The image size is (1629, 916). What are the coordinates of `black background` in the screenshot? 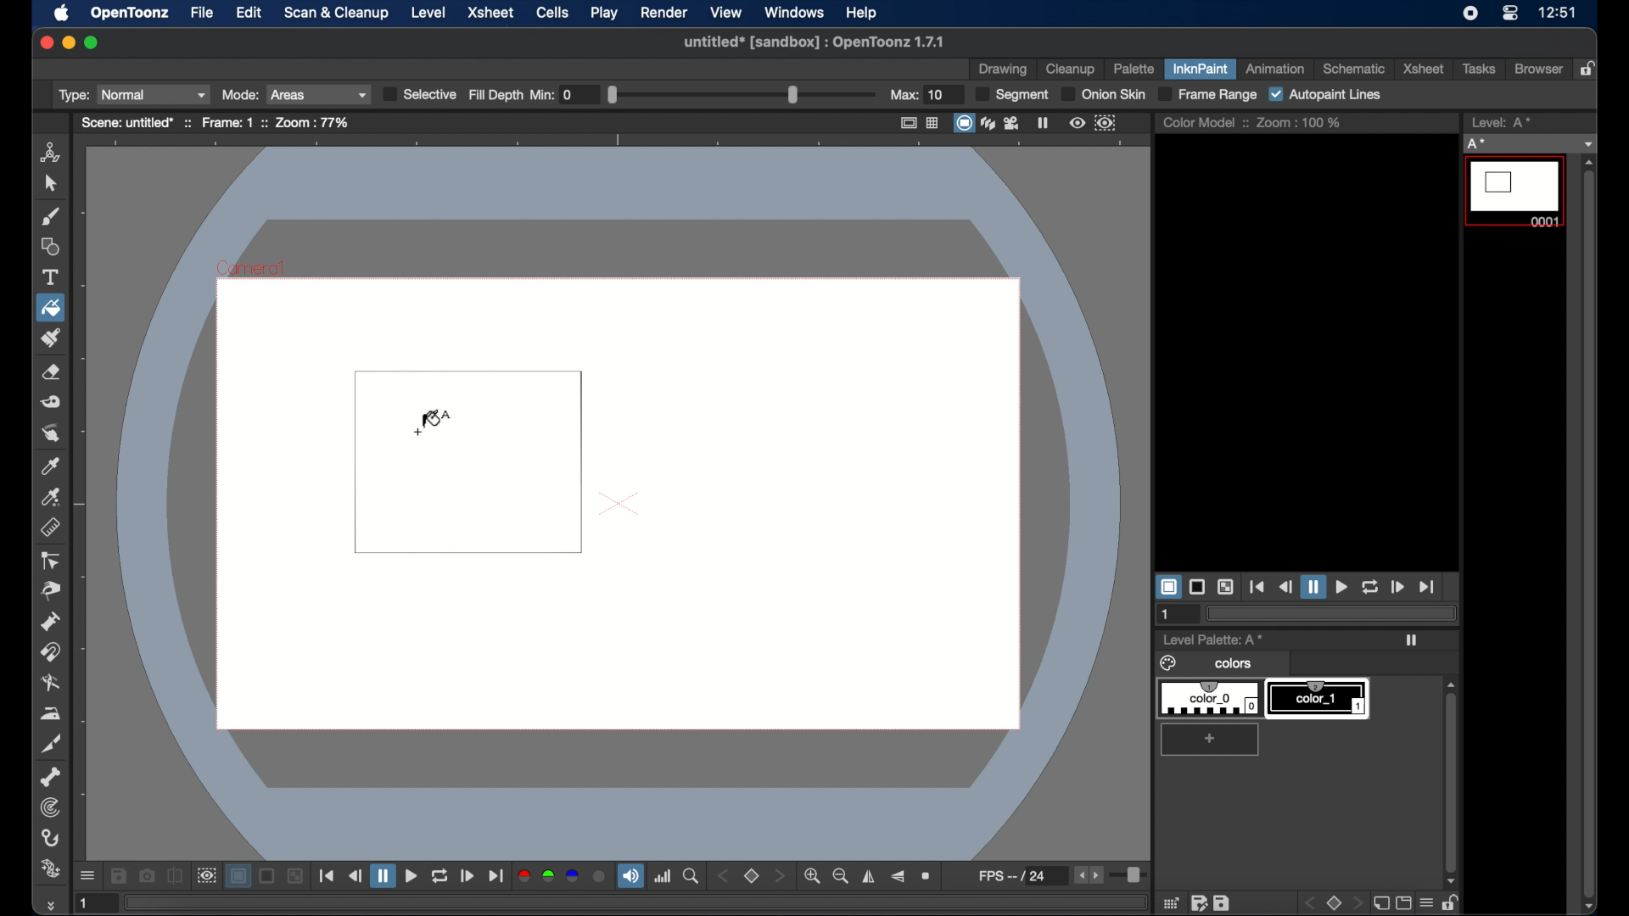 It's located at (268, 876).